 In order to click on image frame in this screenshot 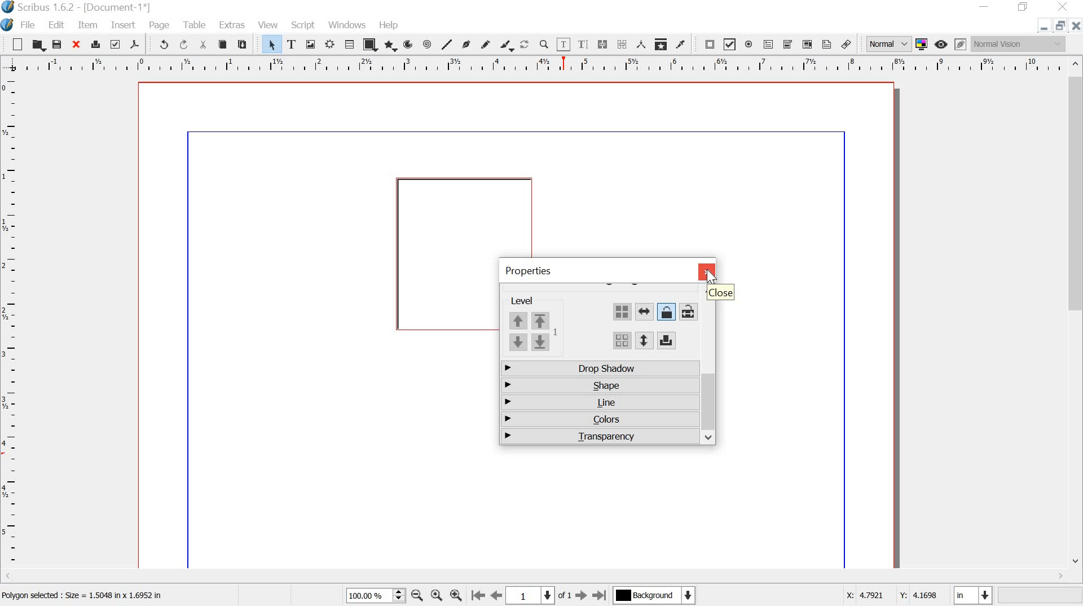, I will do `click(312, 45)`.